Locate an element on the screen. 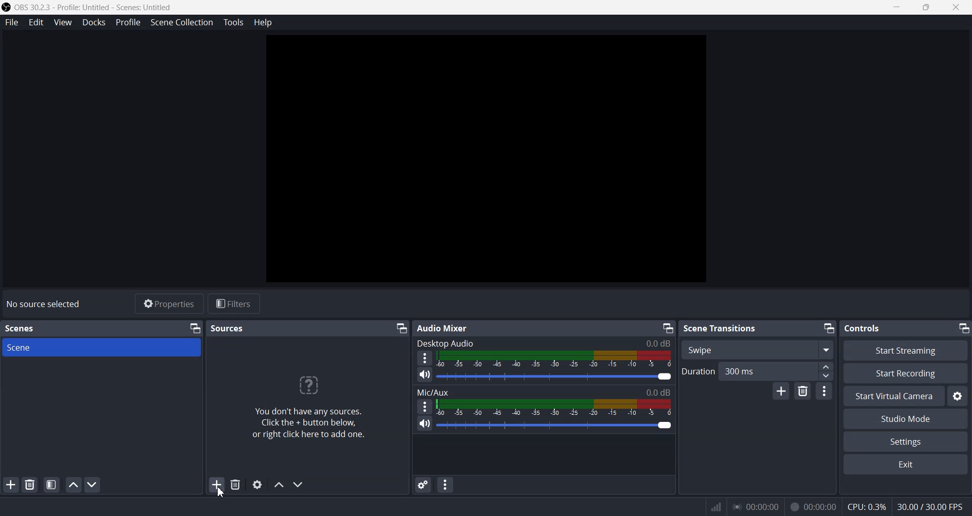 This screenshot has height=516, width=972. Profile is located at coordinates (128, 23).